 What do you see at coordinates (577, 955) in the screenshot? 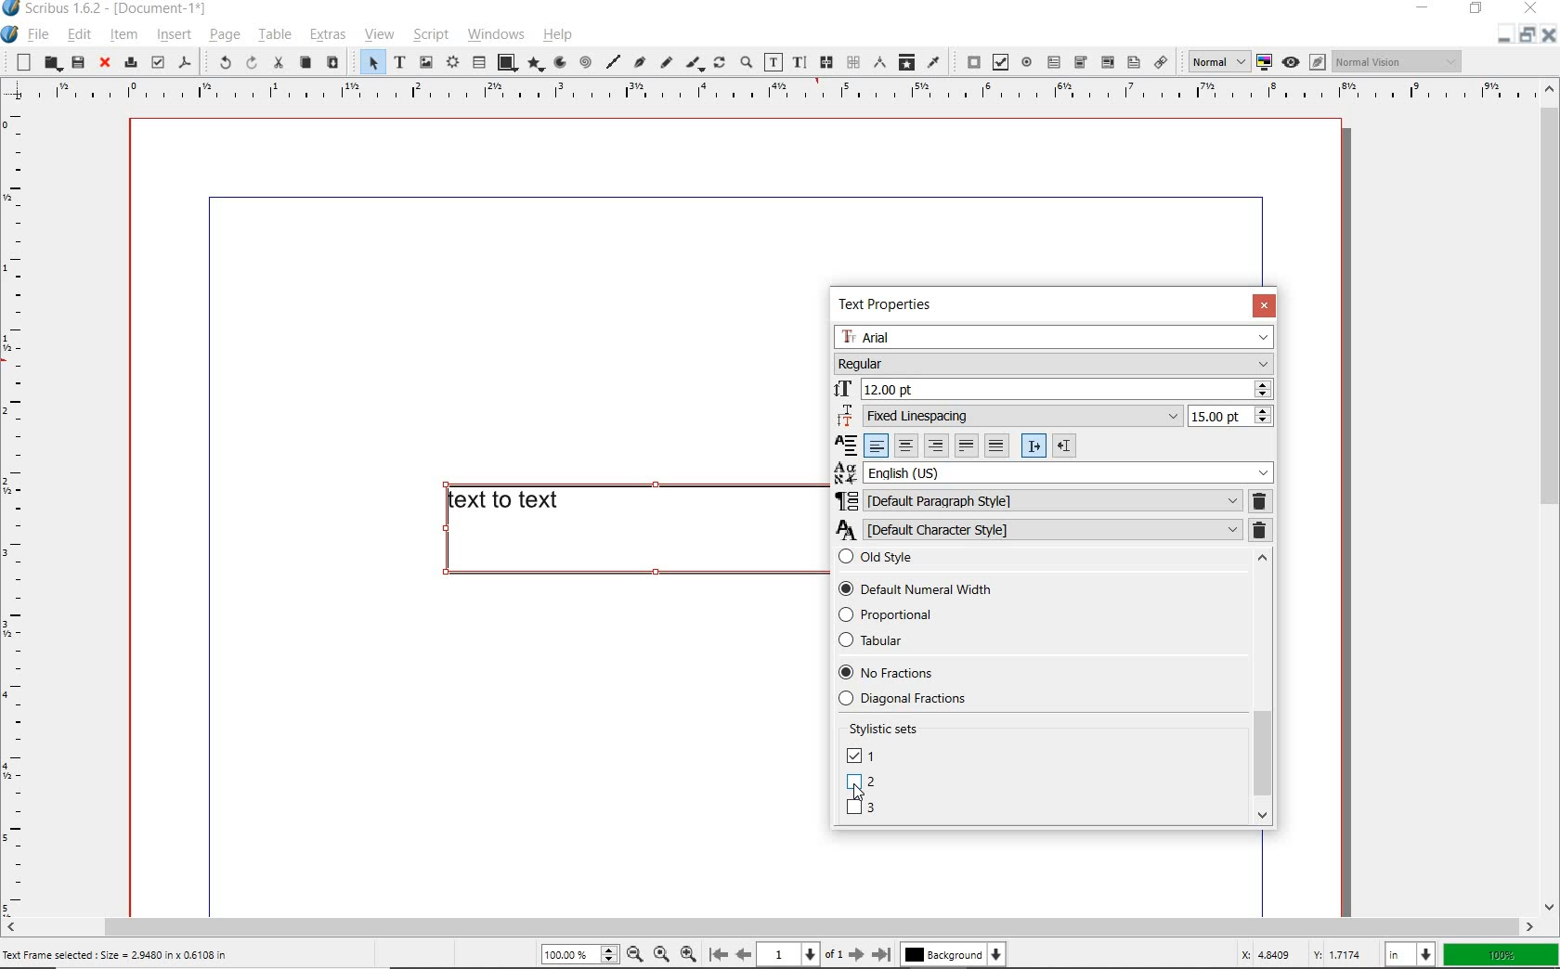
I see `100%` at bounding box center [577, 955].